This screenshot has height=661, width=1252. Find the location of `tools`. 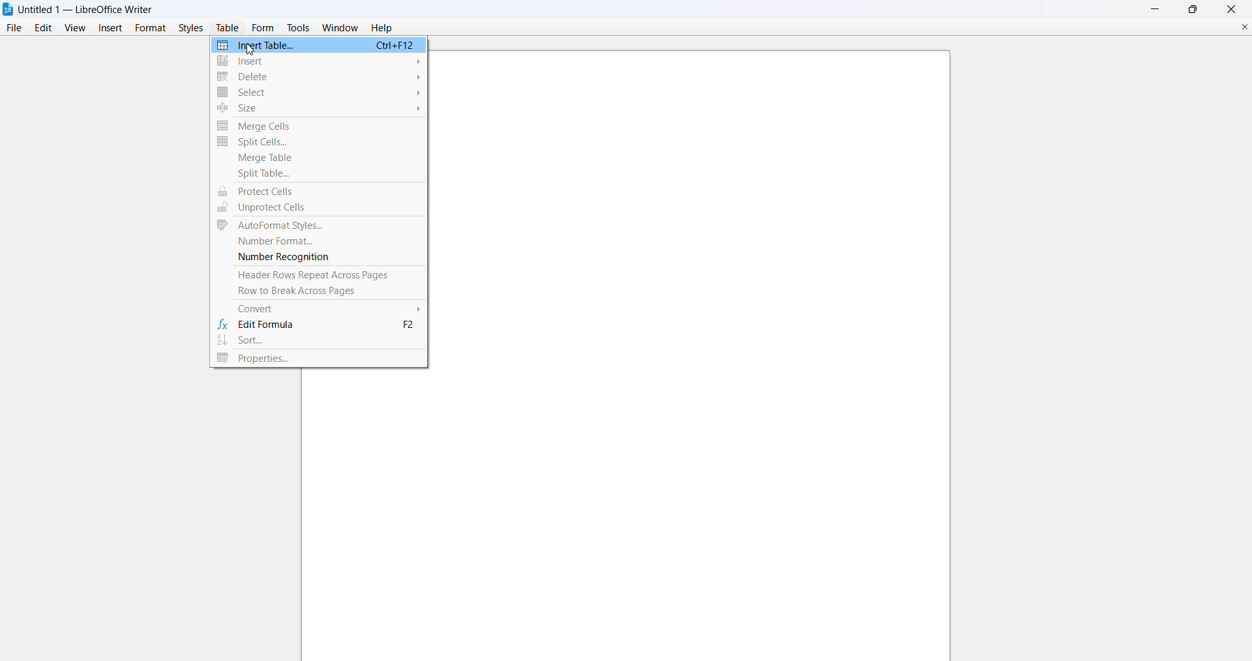

tools is located at coordinates (299, 27).